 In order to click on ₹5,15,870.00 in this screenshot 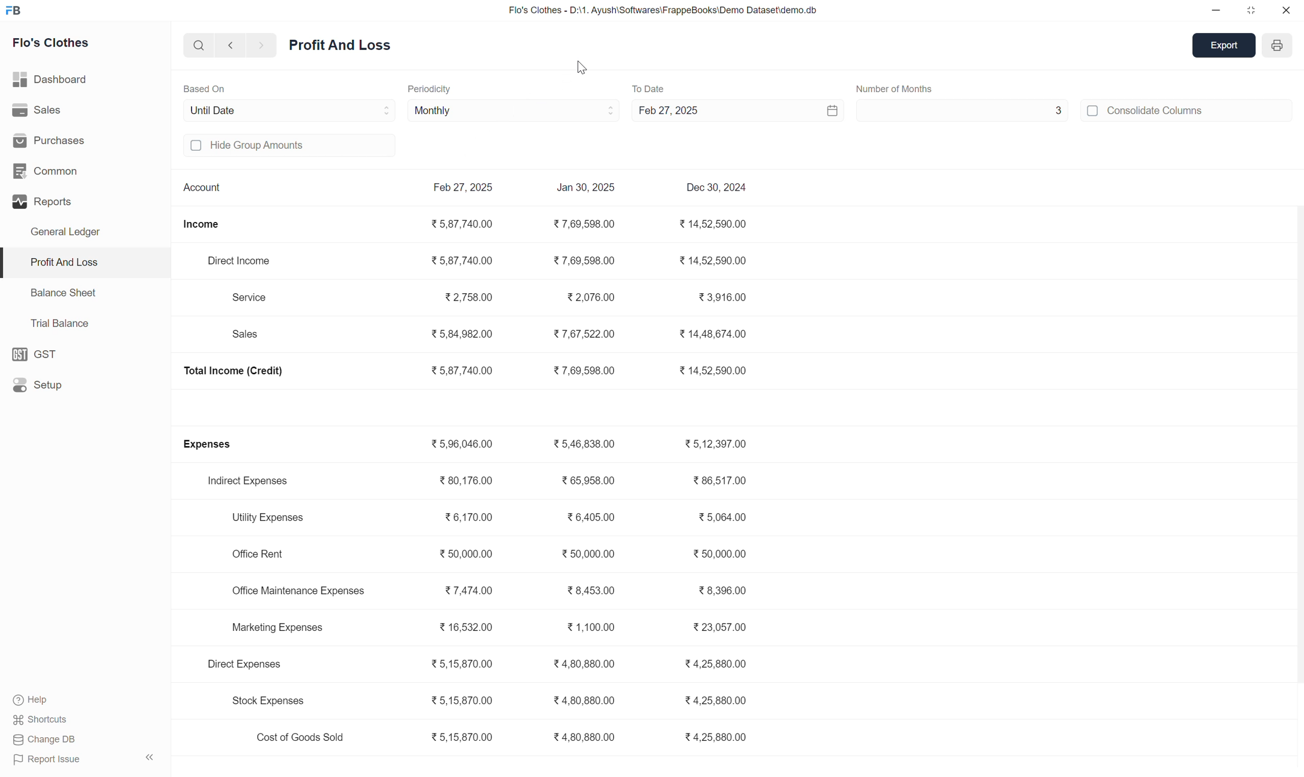, I will do `click(462, 739)`.